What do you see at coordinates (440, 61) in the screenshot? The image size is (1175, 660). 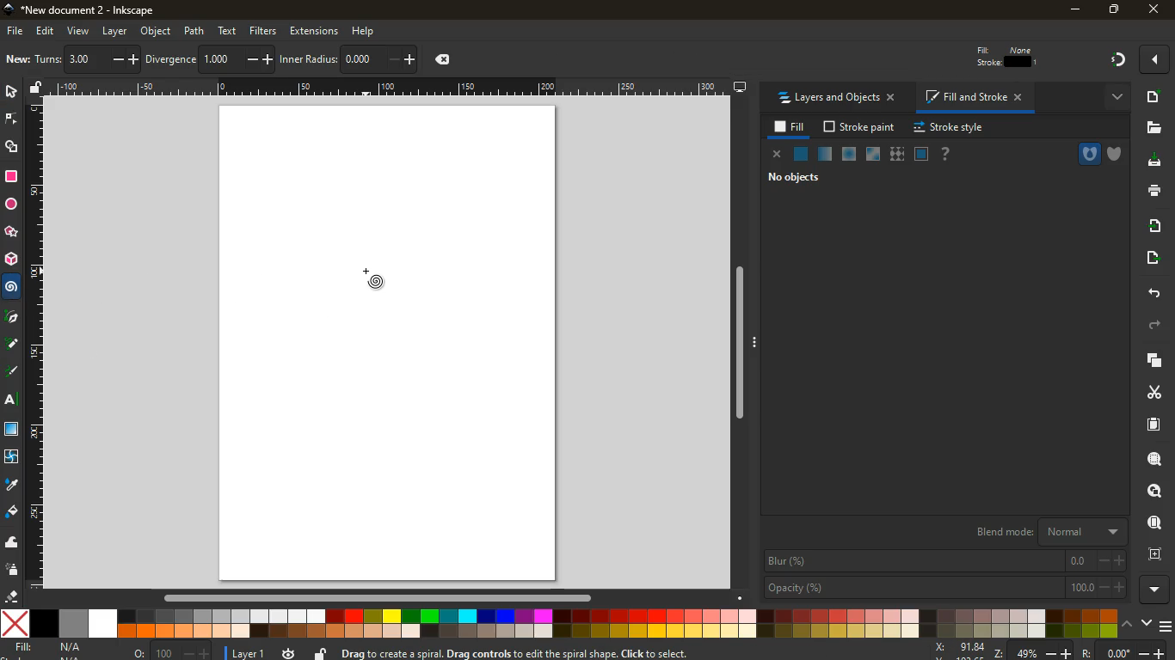 I see `coordinates` at bounding box center [440, 61].